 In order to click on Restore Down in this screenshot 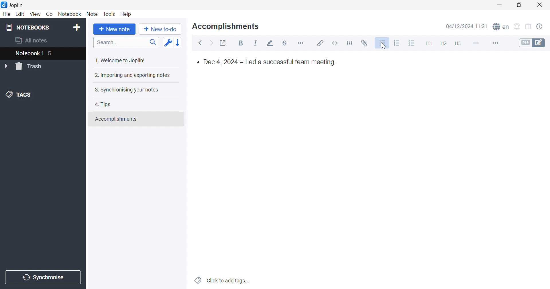, I will do `click(520, 5)`.